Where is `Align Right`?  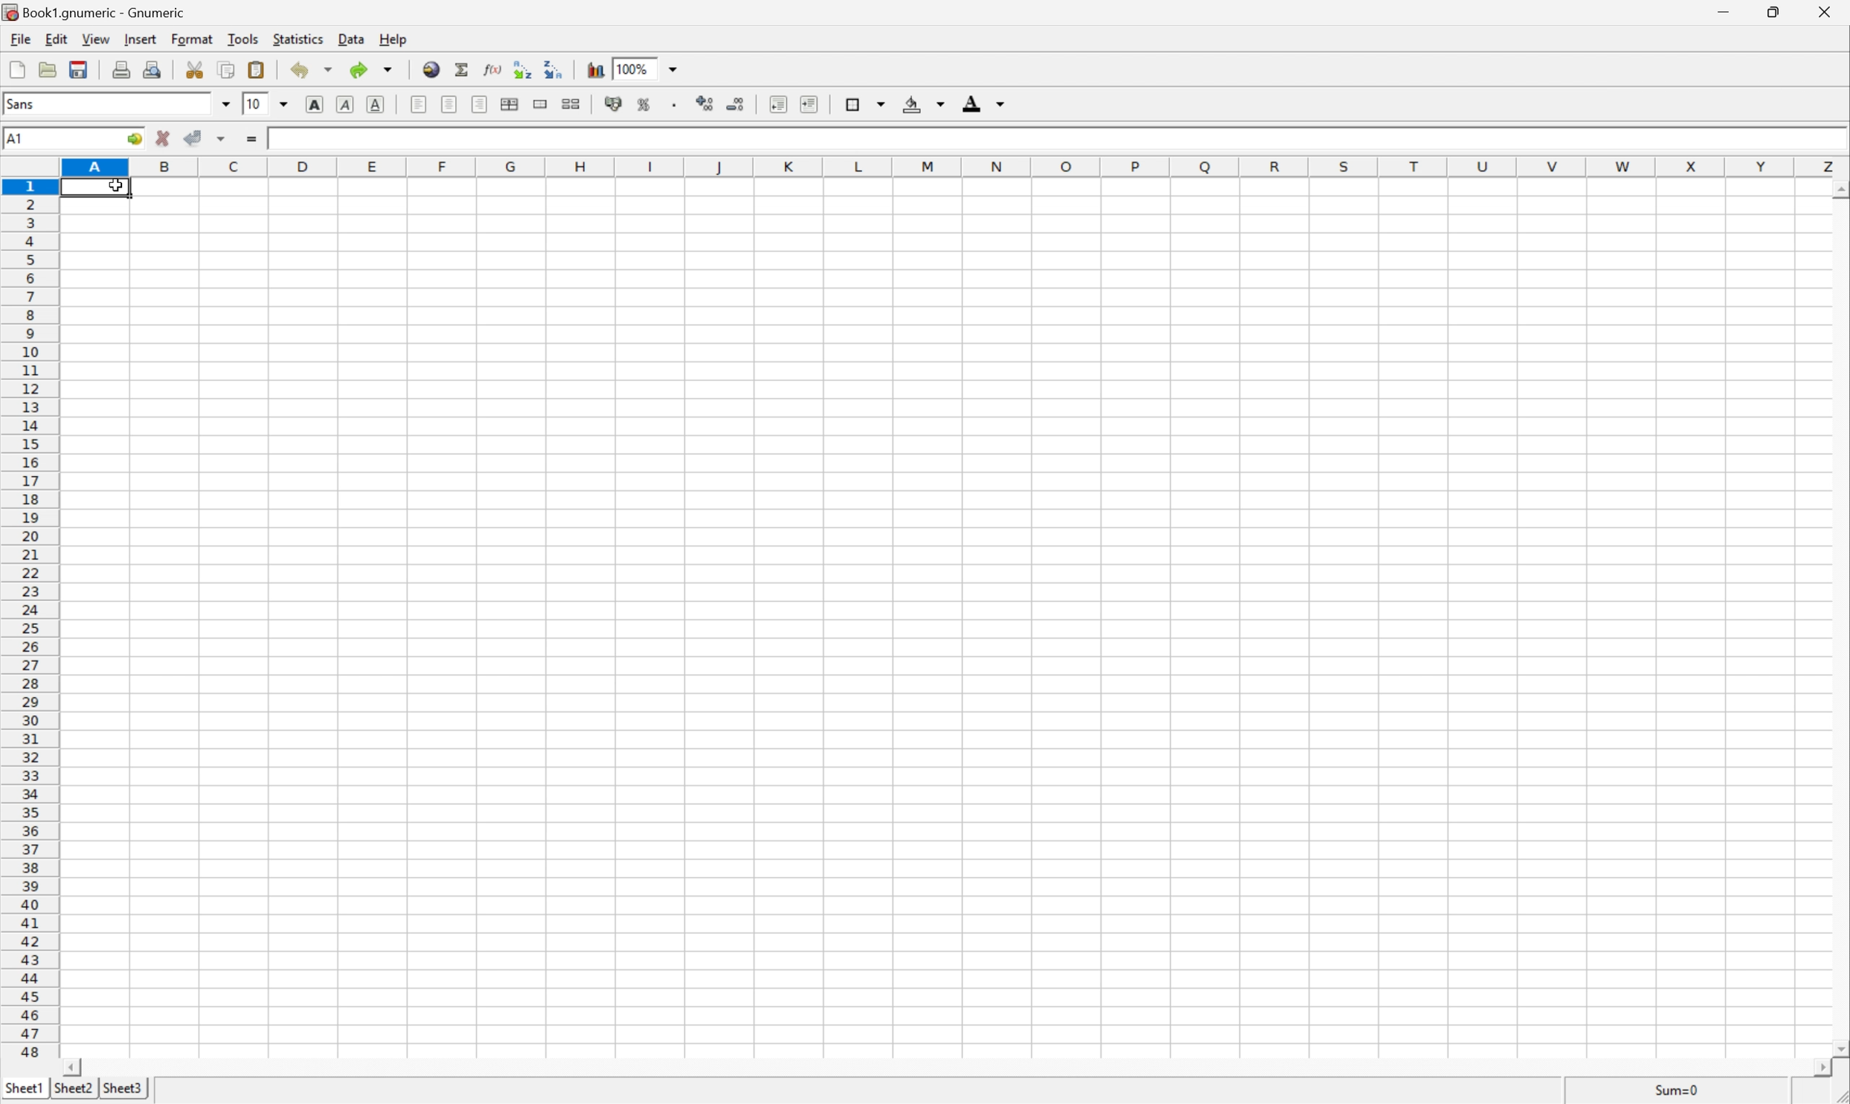
Align Right is located at coordinates (481, 103).